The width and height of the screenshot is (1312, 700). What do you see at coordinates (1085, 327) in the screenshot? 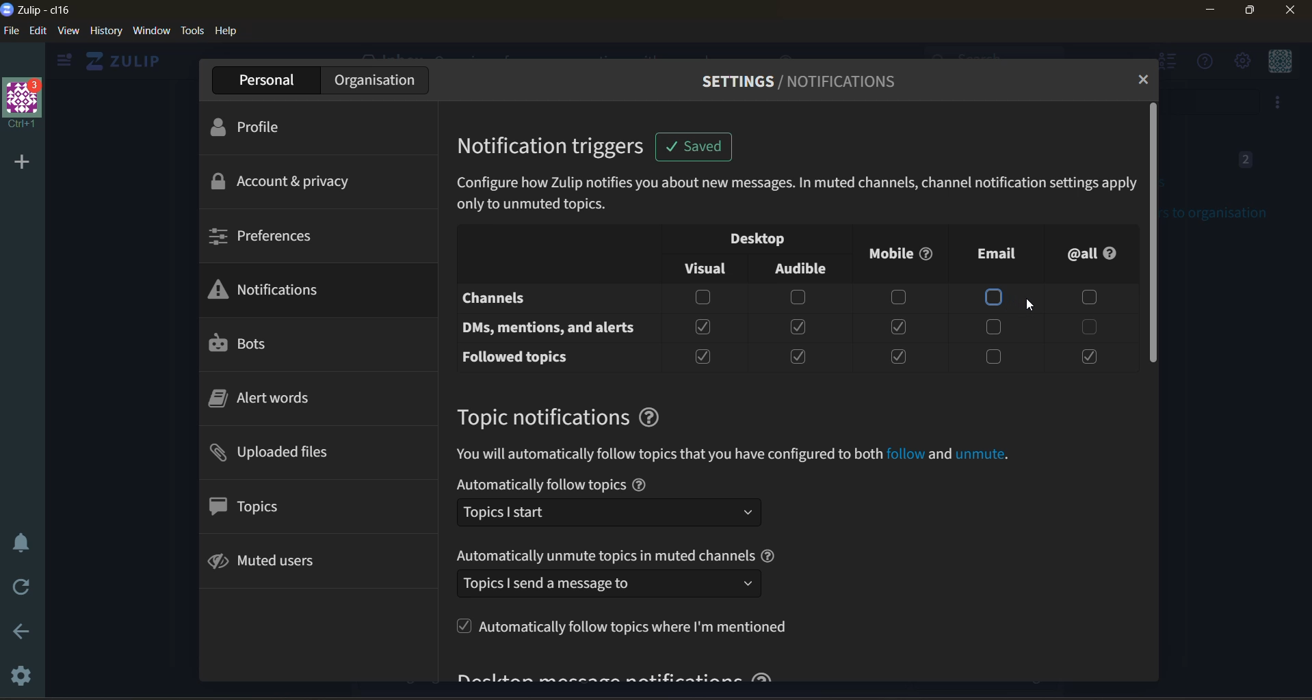
I see `checkbox` at bounding box center [1085, 327].